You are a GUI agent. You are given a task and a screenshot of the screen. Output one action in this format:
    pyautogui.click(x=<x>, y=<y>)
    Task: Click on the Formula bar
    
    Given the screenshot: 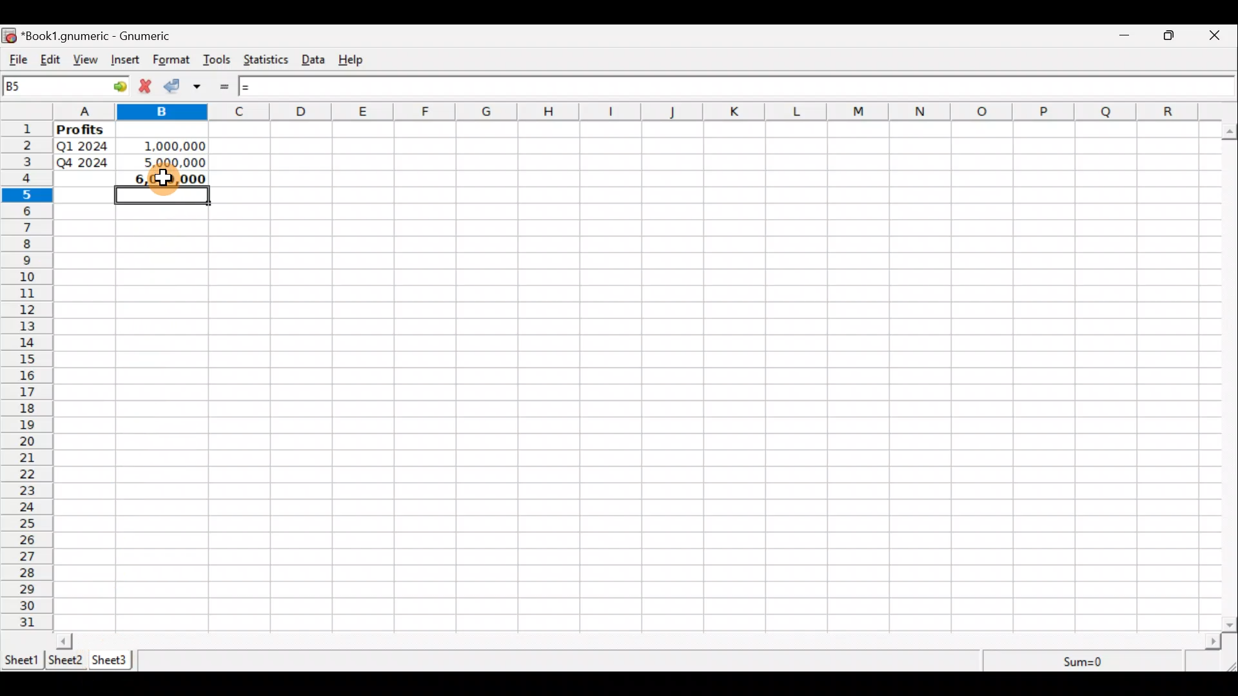 What is the action you would take?
    pyautogui.click(x=732, y=85)
    